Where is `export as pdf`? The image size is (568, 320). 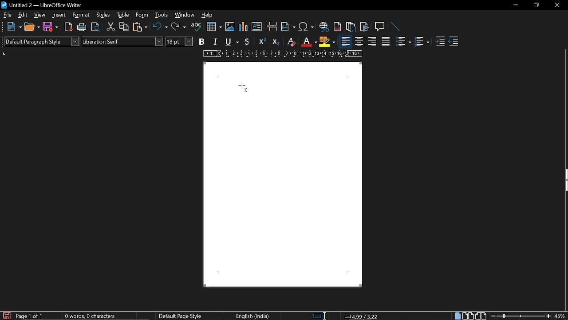
export as pdf is located at coordinates (68, 27).